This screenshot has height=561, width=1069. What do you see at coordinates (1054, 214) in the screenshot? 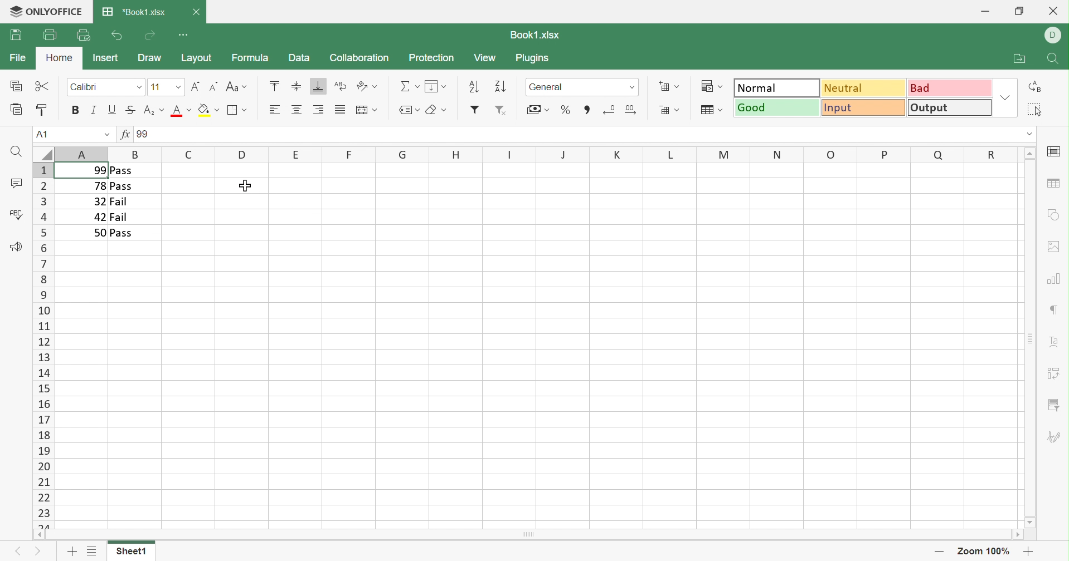
I see `Shape settings` at bounding box center [1054, 214].